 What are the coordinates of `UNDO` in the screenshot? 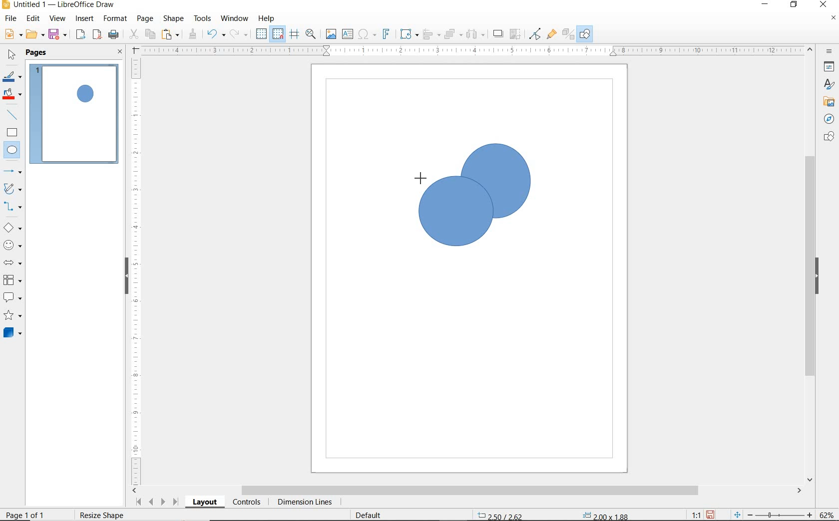 It's located at (216, 35).